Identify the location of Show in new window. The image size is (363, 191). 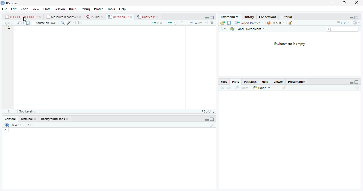
(19, 23).